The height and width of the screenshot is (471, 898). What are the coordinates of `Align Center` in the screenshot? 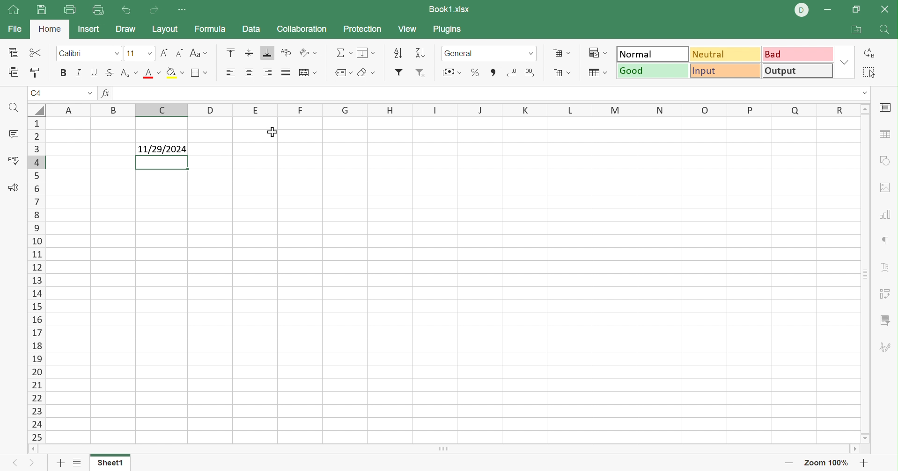 It's located at (250, 73).